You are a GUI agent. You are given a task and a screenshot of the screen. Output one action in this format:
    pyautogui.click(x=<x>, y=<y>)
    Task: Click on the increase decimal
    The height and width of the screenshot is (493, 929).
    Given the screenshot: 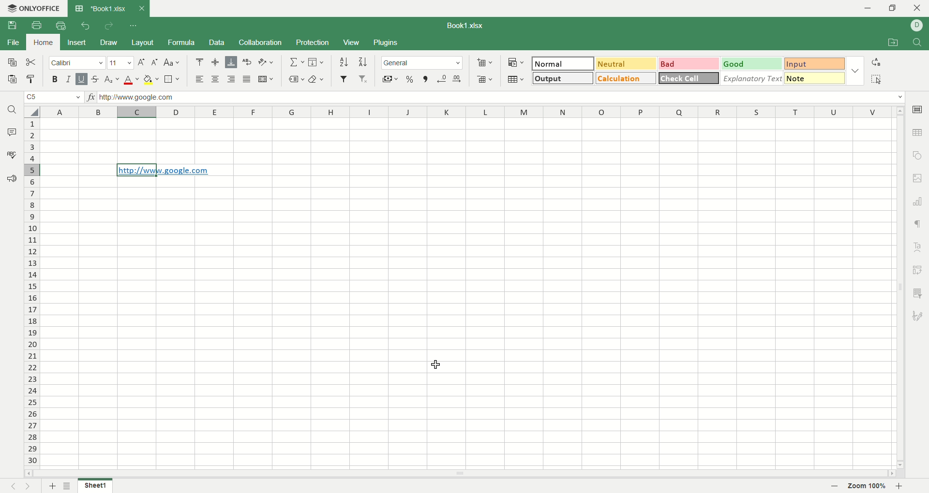 What is the action you would take?
    pyautogui.click(x=460, y=77)
    